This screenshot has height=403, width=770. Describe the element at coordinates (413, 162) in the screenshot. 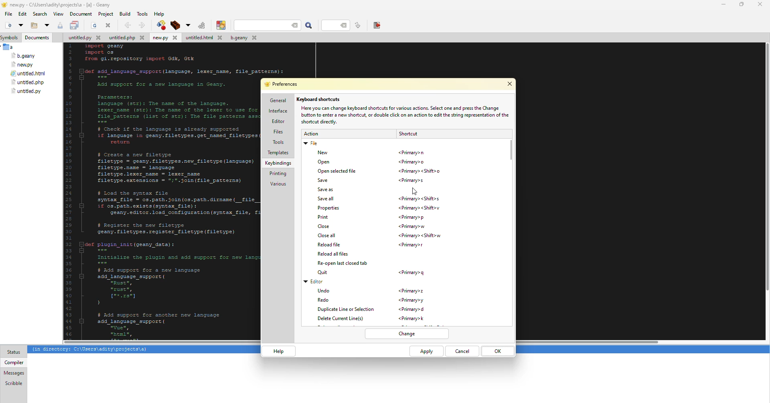

I see `shortcut` at that location.